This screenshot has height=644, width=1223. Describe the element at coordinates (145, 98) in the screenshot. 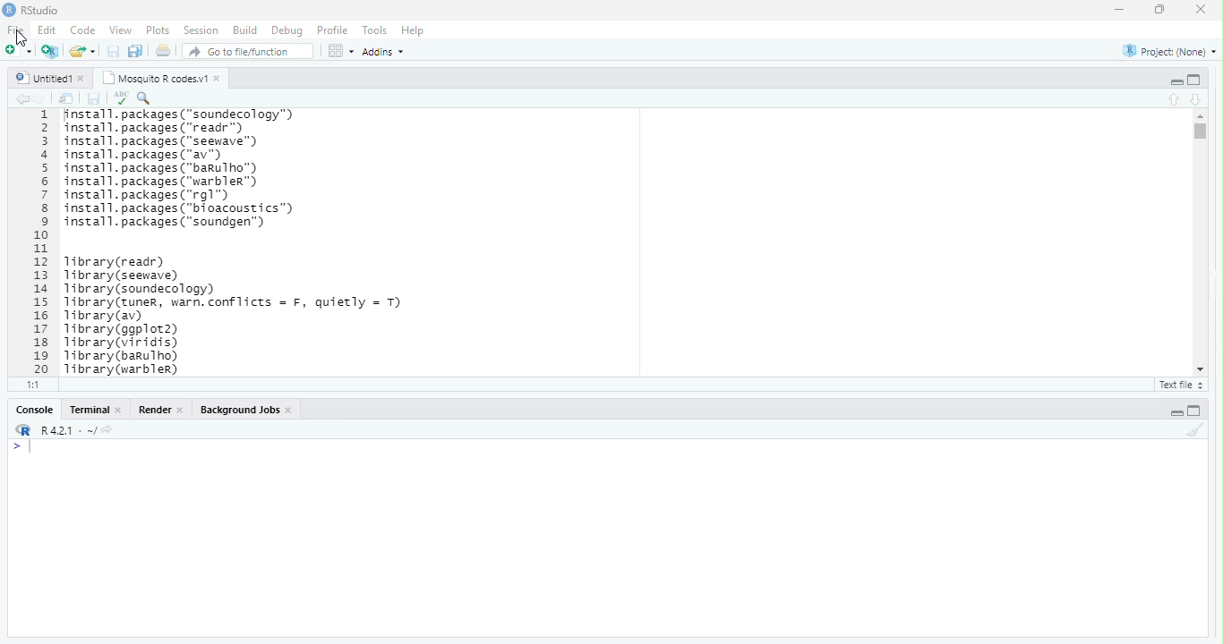

I see `search` at that location.